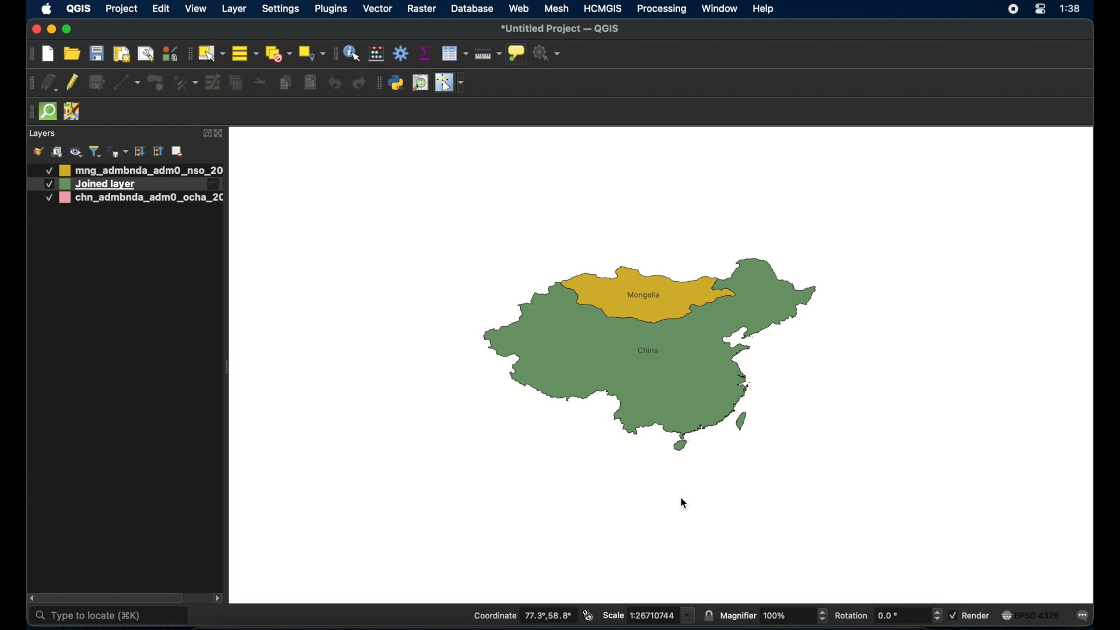  What do you see at coordinates (277, 54) in the screenshot?
I see `deselect all features` at bounding box center [277, 54].